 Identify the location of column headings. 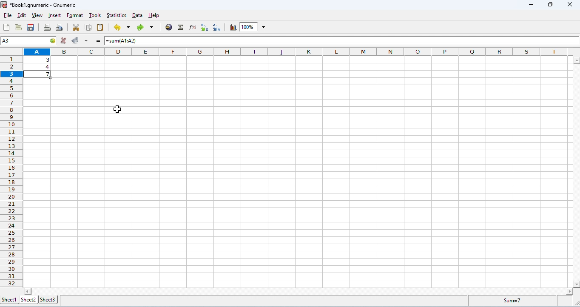
(297, 51).